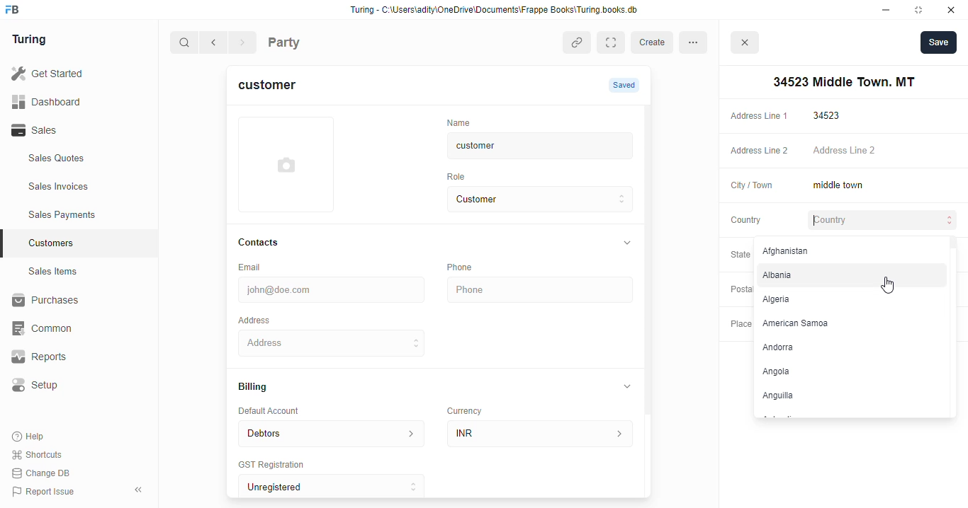  What do you see at coordinates (285, 164) in the screenshot?
I see `add profile photo` at bounding box center [285, 164].